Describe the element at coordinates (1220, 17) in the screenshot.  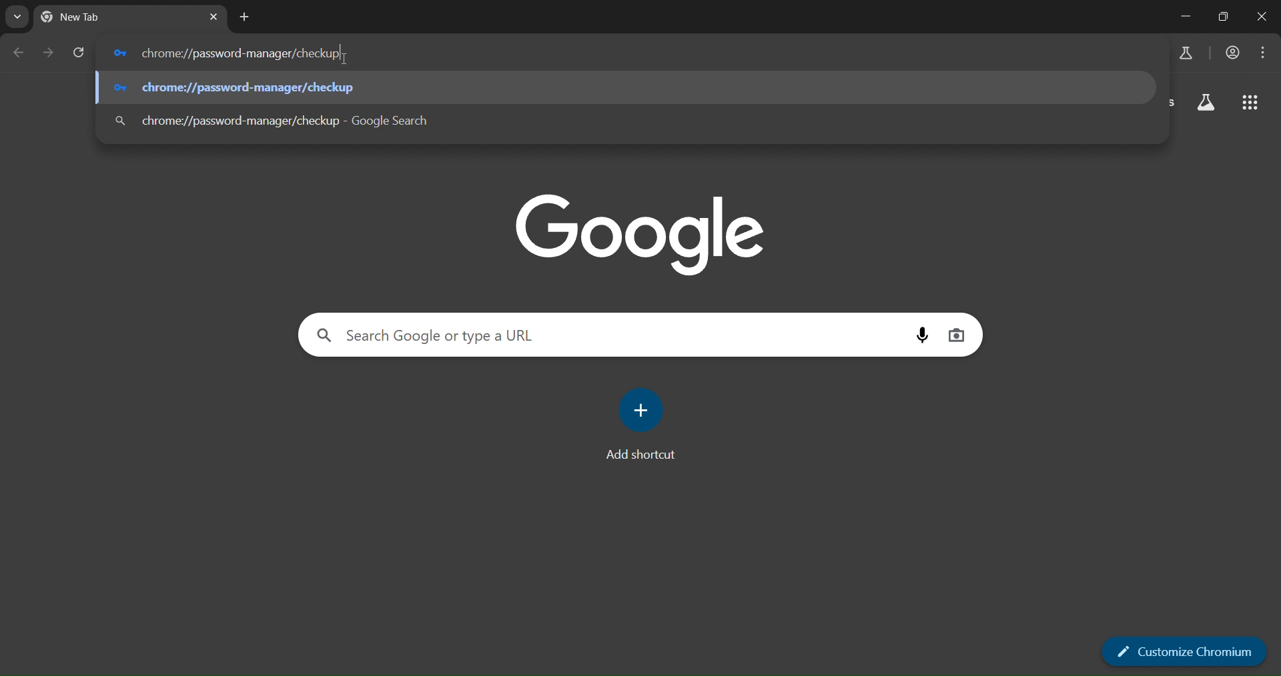
I see `restore down` at that location.